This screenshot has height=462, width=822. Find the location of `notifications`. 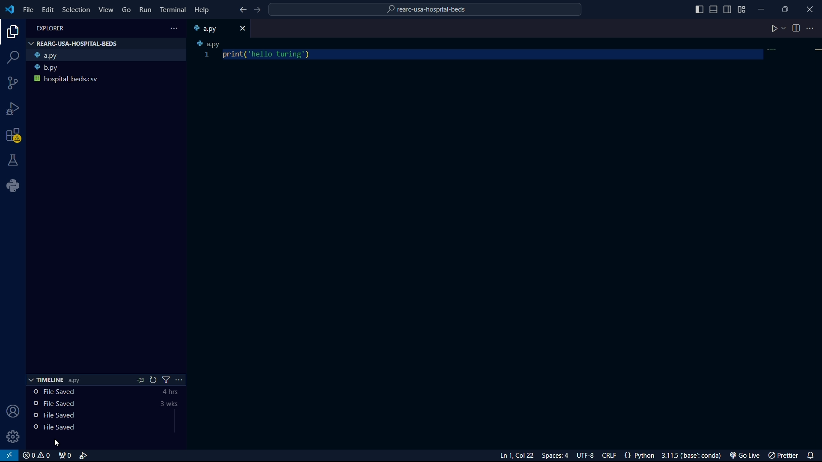

notifications is located at coordinates (812, 455).